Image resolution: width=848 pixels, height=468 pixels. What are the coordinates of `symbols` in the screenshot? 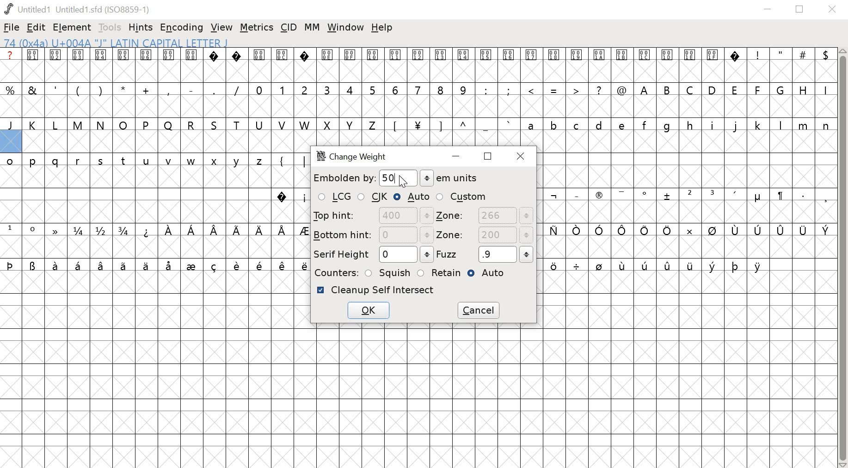 It's located at (657, 267).